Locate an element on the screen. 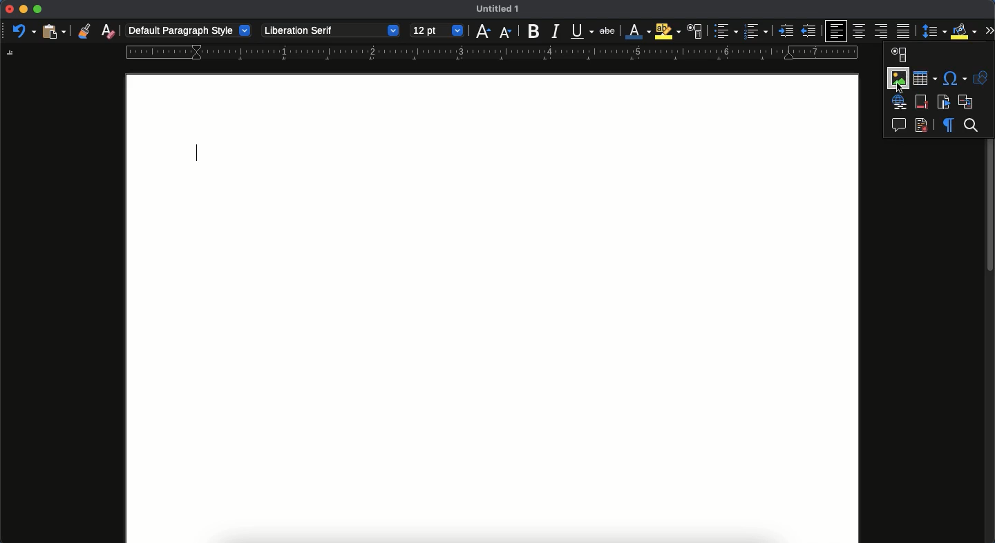  minimize  is located at coordinates (23, 9).